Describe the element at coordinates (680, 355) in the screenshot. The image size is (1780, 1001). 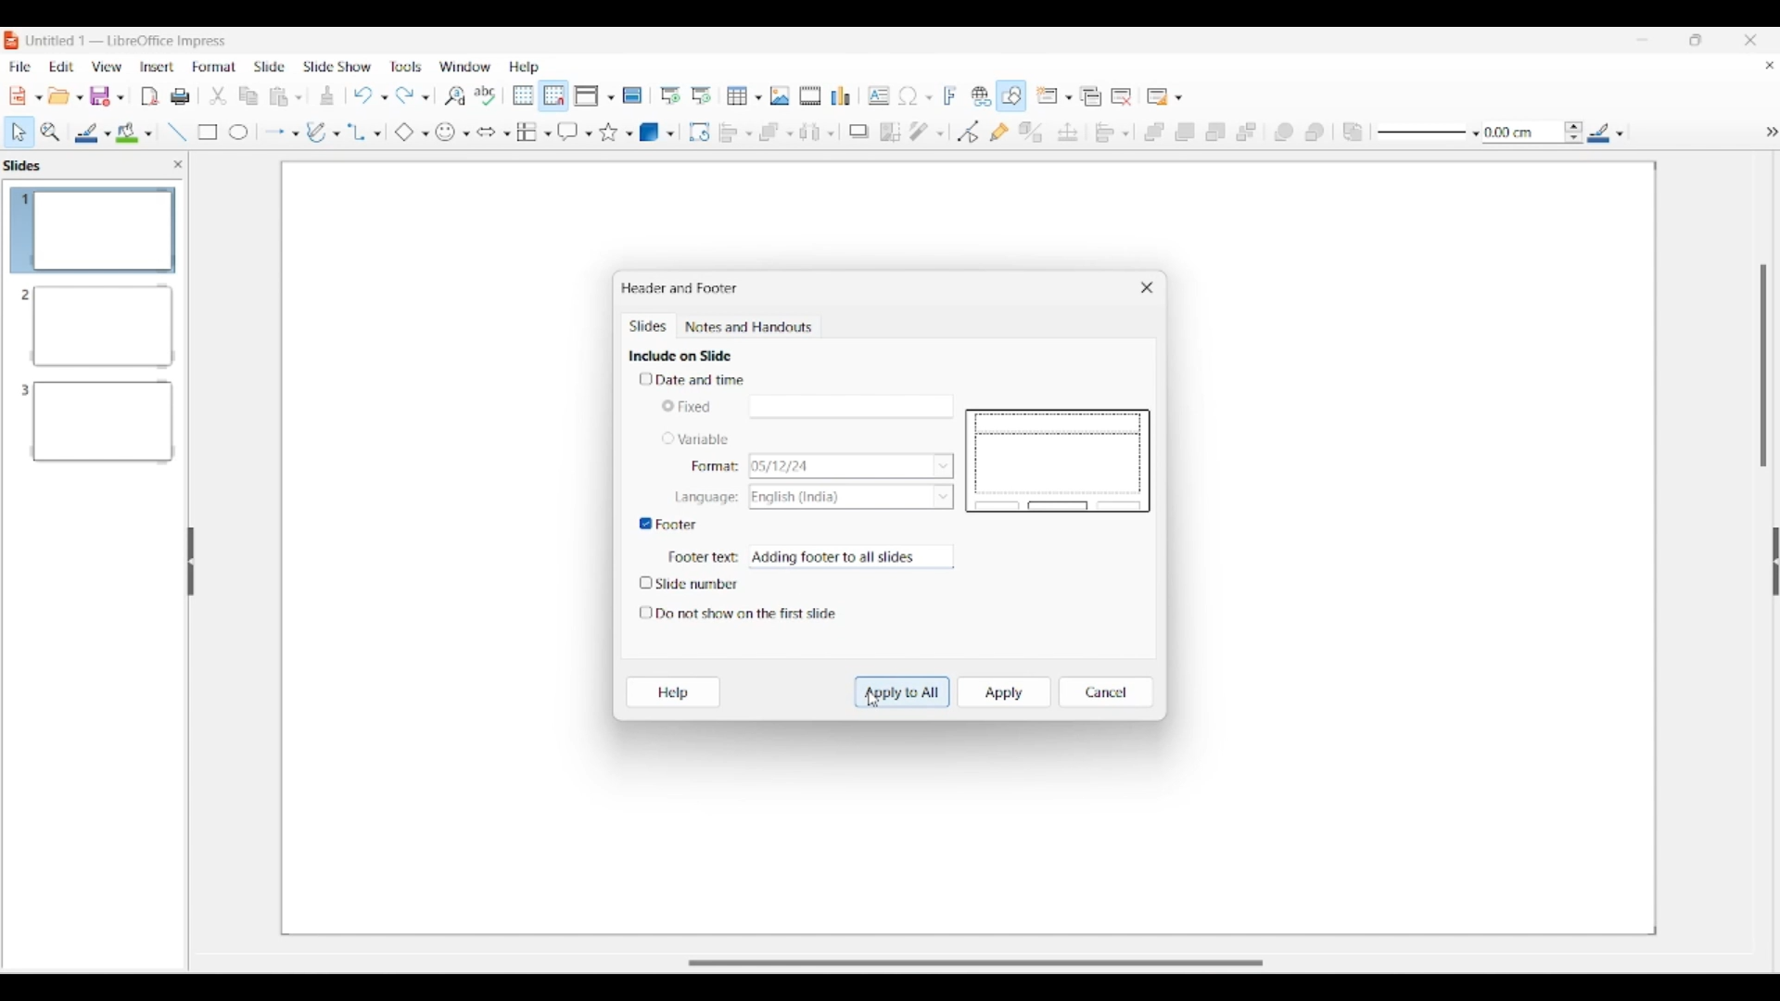
I see `Section title` at that location.